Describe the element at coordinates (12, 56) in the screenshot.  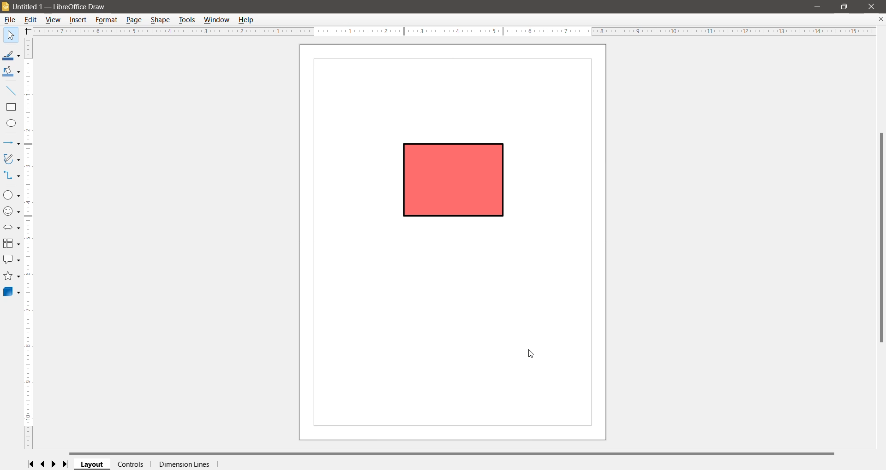
I see `Line Color` at that location.